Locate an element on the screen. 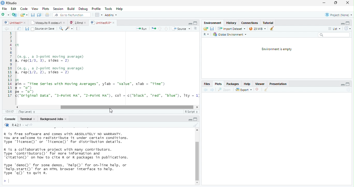  R is located at coordinates (207, 35).